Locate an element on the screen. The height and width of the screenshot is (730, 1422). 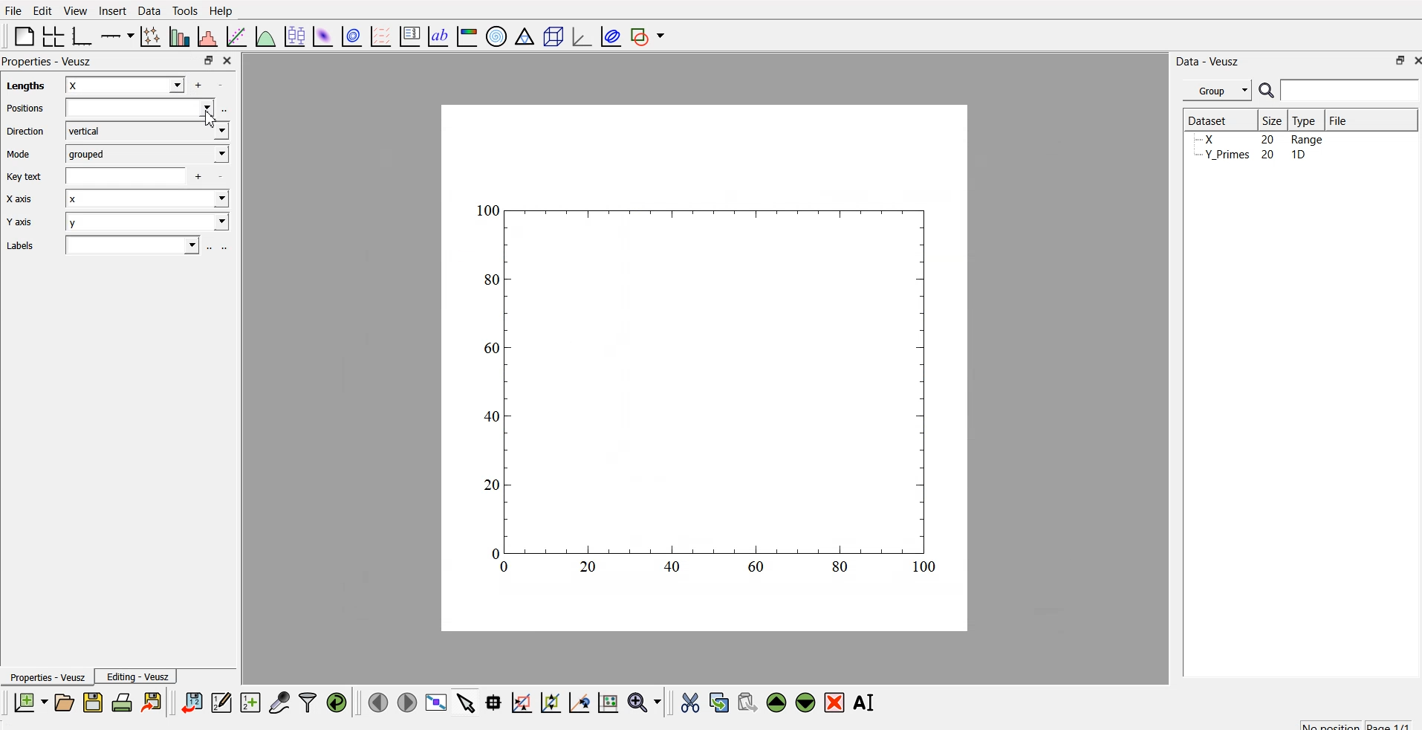
remove the selected widget is located at coordinates (837, 702).